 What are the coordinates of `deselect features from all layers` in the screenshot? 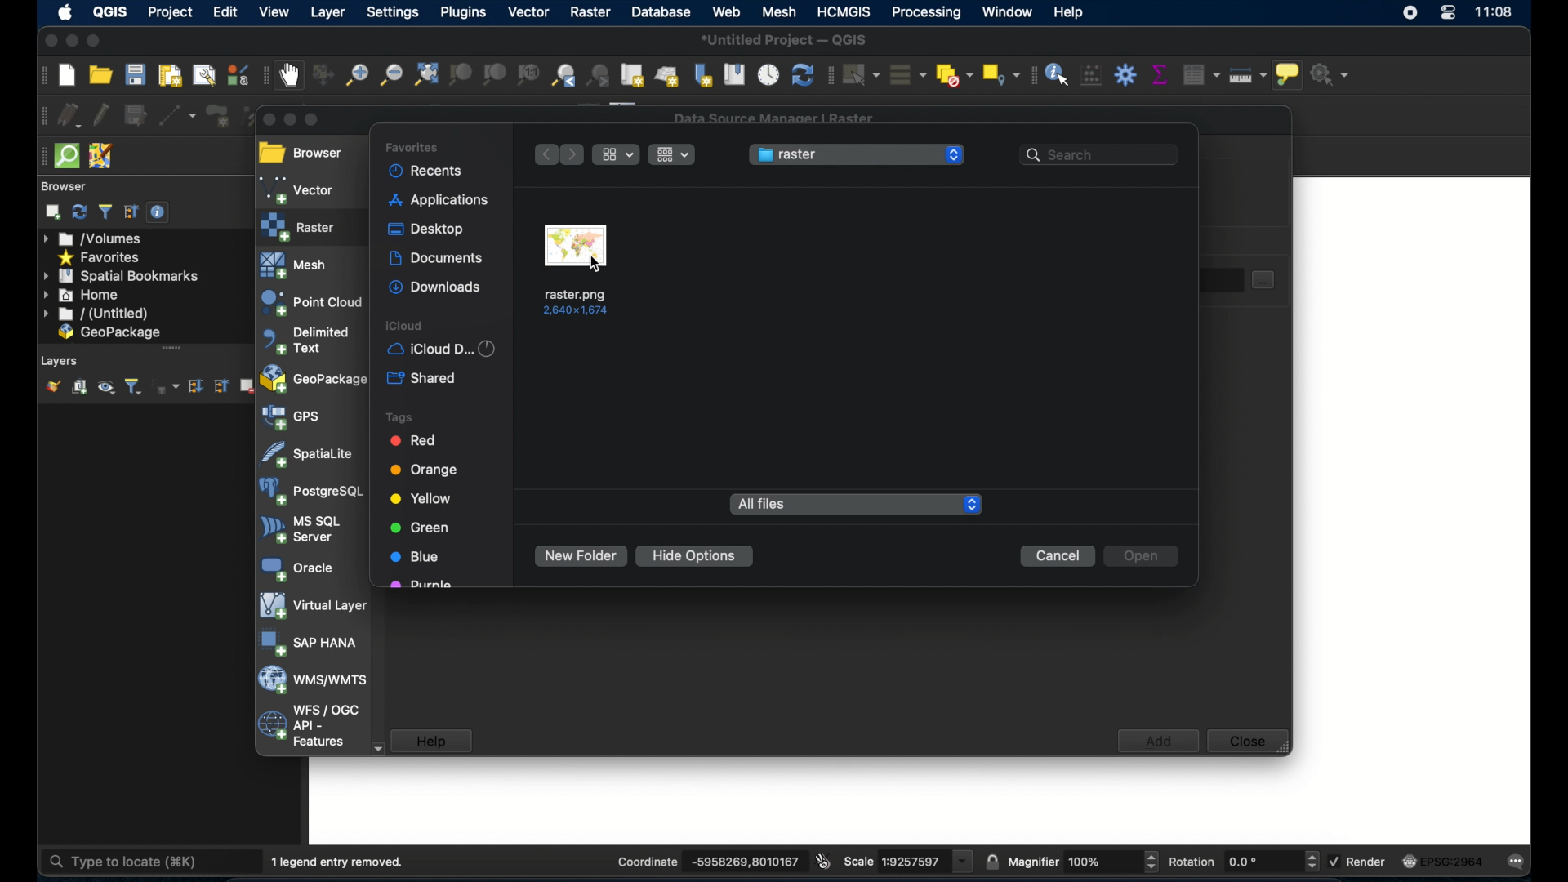 It's located at (952, 74).